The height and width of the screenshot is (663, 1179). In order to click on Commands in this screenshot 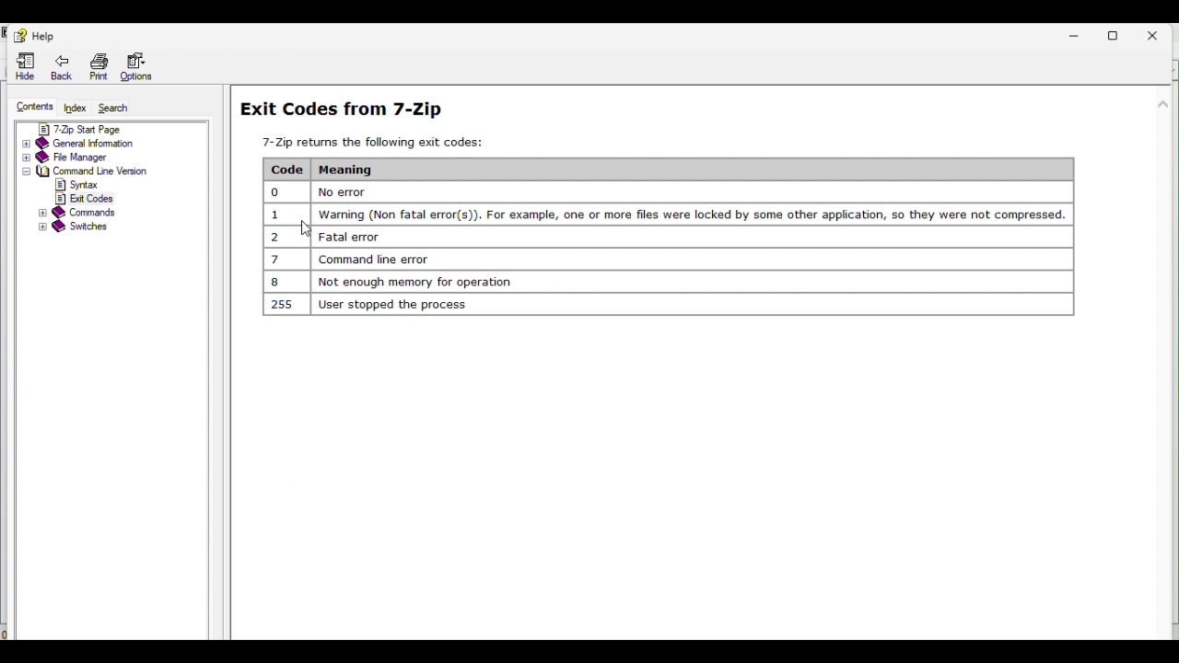, I will do `click(76, 212)`.